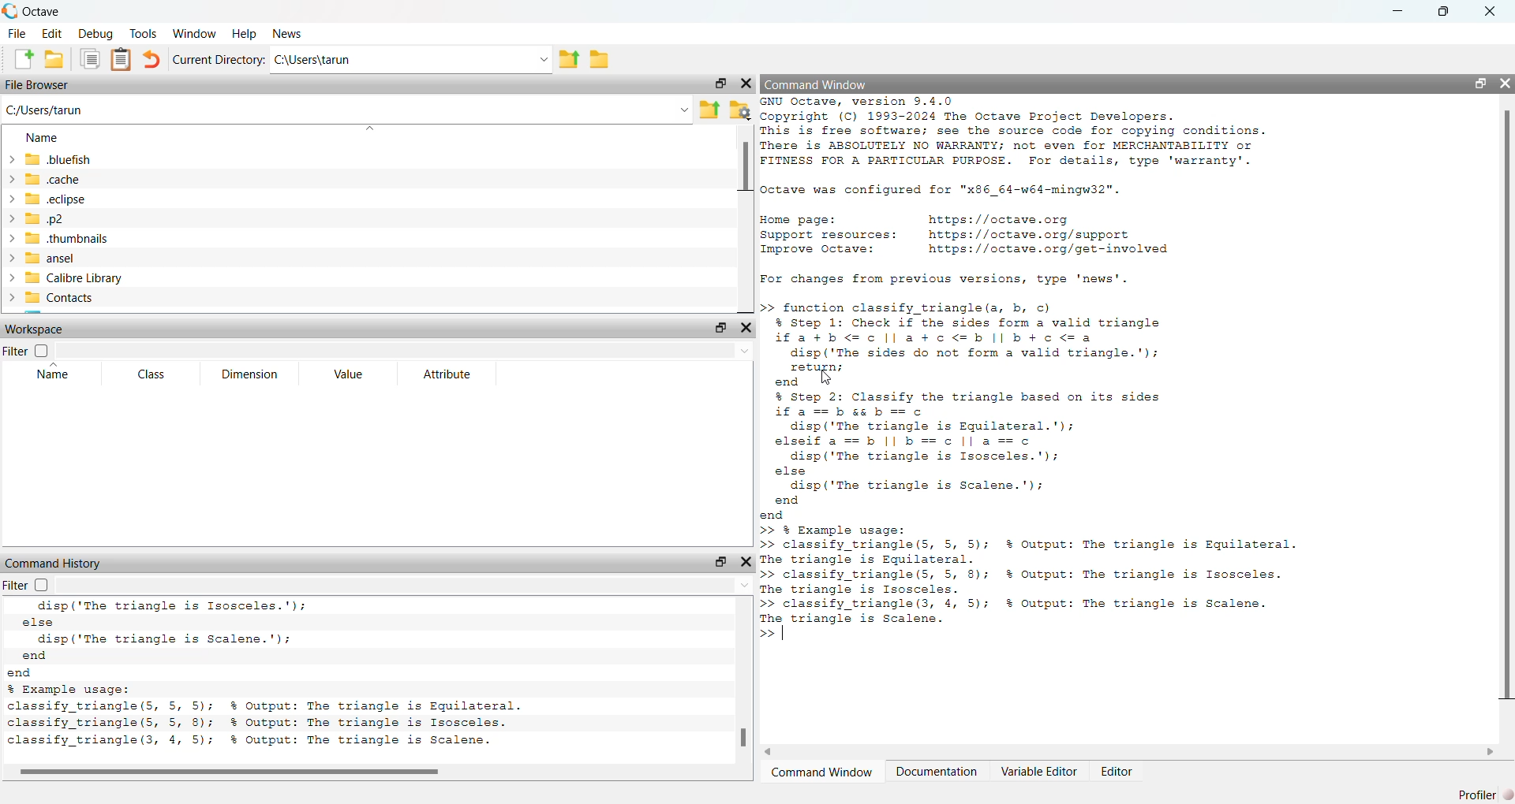 The width and height of the screenshot is (1515, 804). Describe the element at coordinates (67, 278) in the screenshot. I see `calibre library` at that location.